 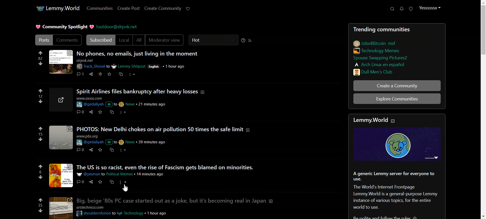 I want to click on post , so click(x=179, y=91).